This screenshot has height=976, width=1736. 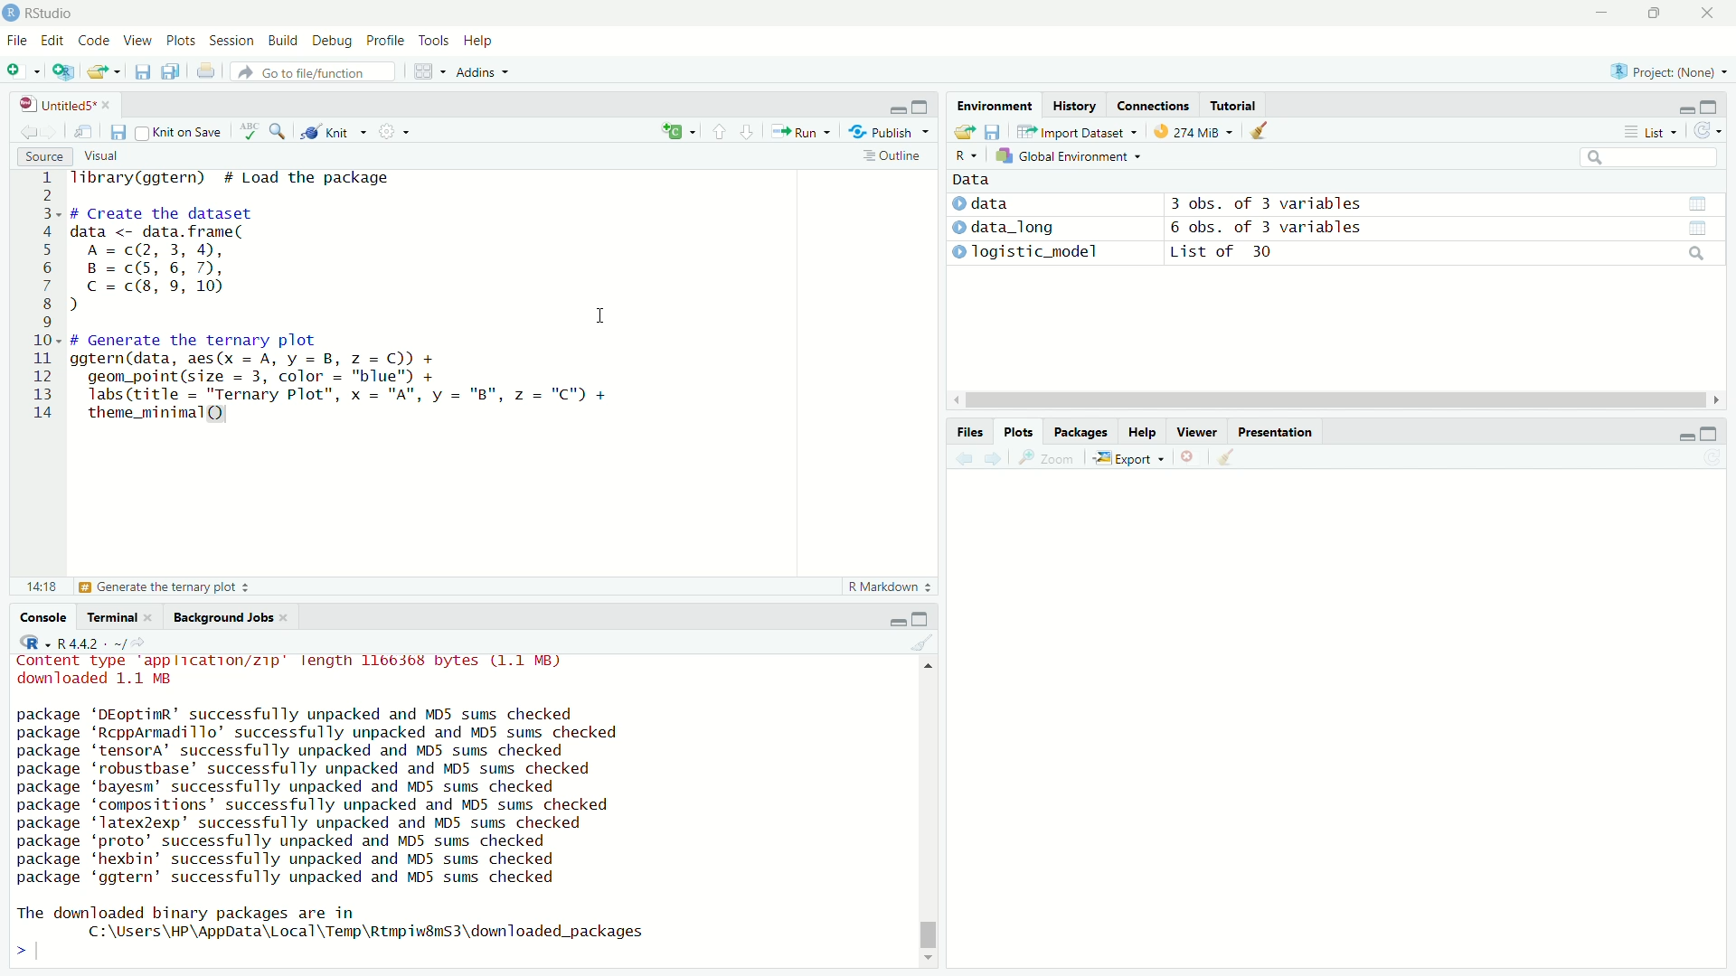 What do you see at coordinates (890, 157) in the screenshot?
I see `: Outline` at bounding box center [890, 157].